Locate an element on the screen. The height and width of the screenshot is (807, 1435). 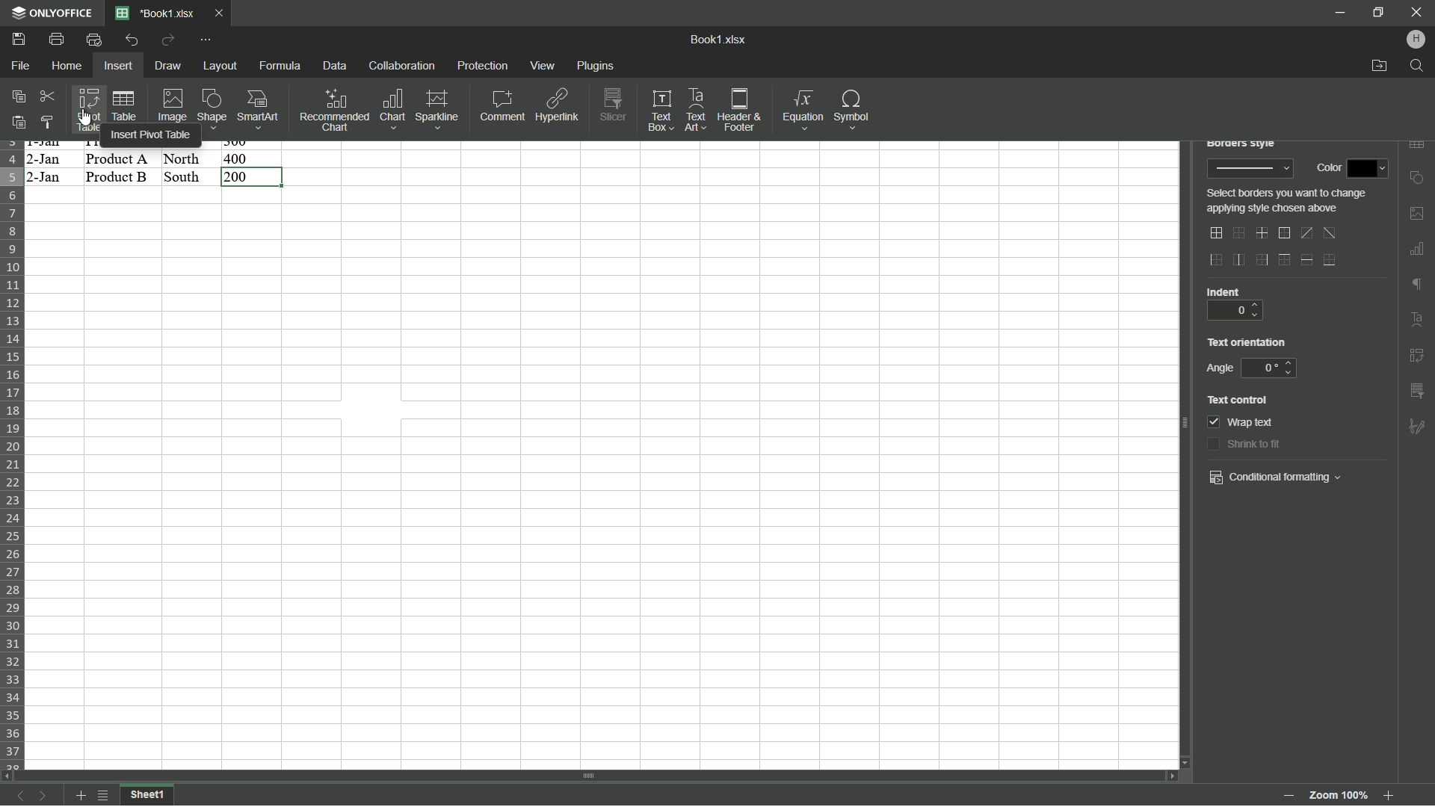
scroll right is located at coordinates (1166, 776).